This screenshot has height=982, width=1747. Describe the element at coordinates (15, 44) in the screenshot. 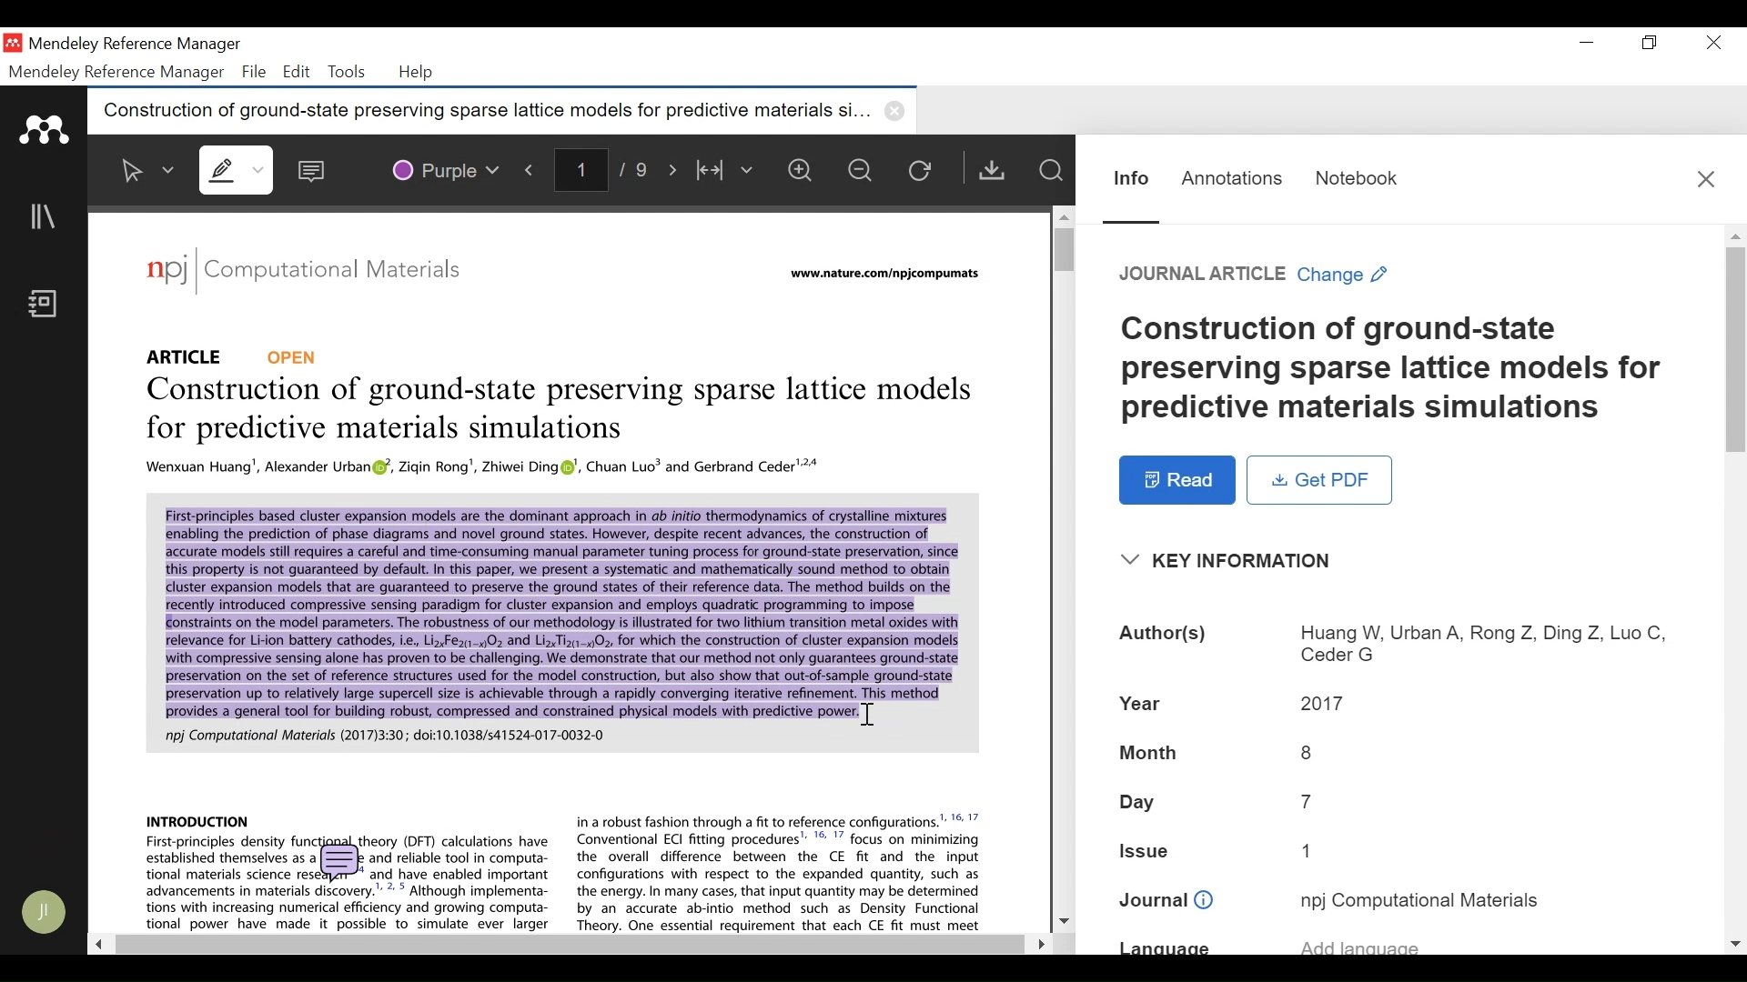

I see `Mendeley Desktop Icon` at that location.